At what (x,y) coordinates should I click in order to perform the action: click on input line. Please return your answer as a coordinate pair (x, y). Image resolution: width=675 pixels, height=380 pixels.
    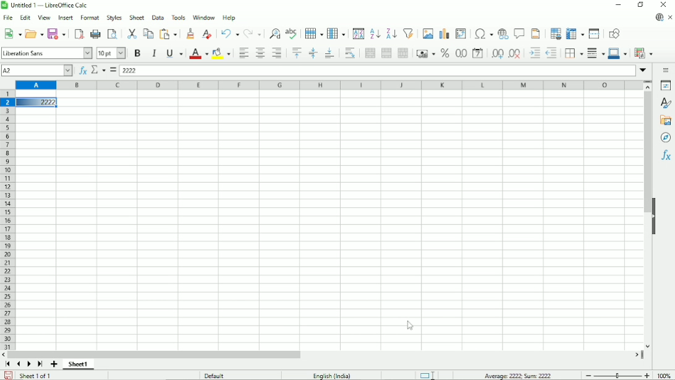
    Looking at the image, I should click on (378, 71).